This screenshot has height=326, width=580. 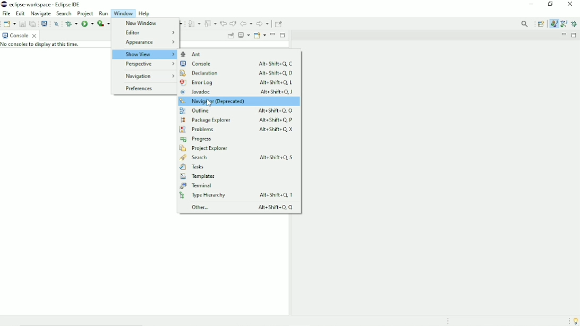 I want to click on Java, so click(x=554, y=24).